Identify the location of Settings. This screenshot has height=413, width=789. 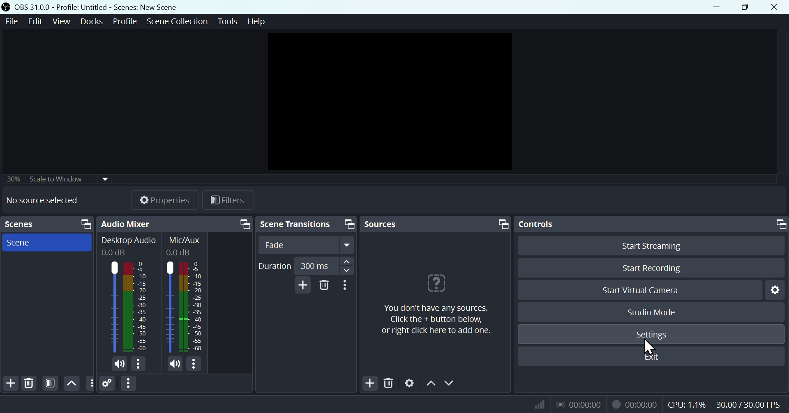
(107, 383).